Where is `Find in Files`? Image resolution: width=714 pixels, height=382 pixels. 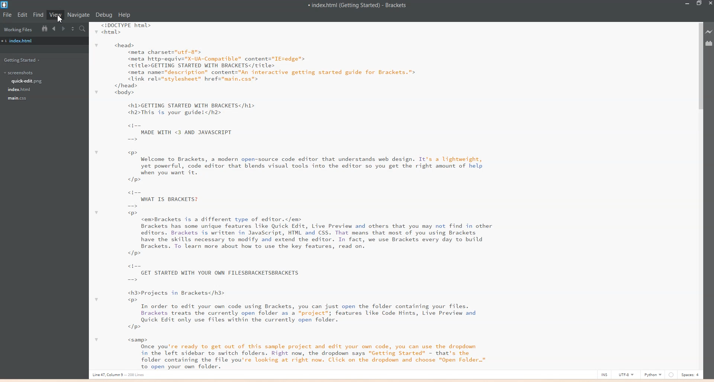
Find in Files is located at coordinates (83, 29).